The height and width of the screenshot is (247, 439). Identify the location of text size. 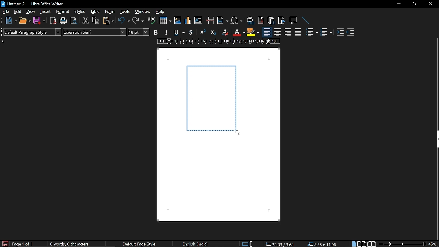
(139, 32).